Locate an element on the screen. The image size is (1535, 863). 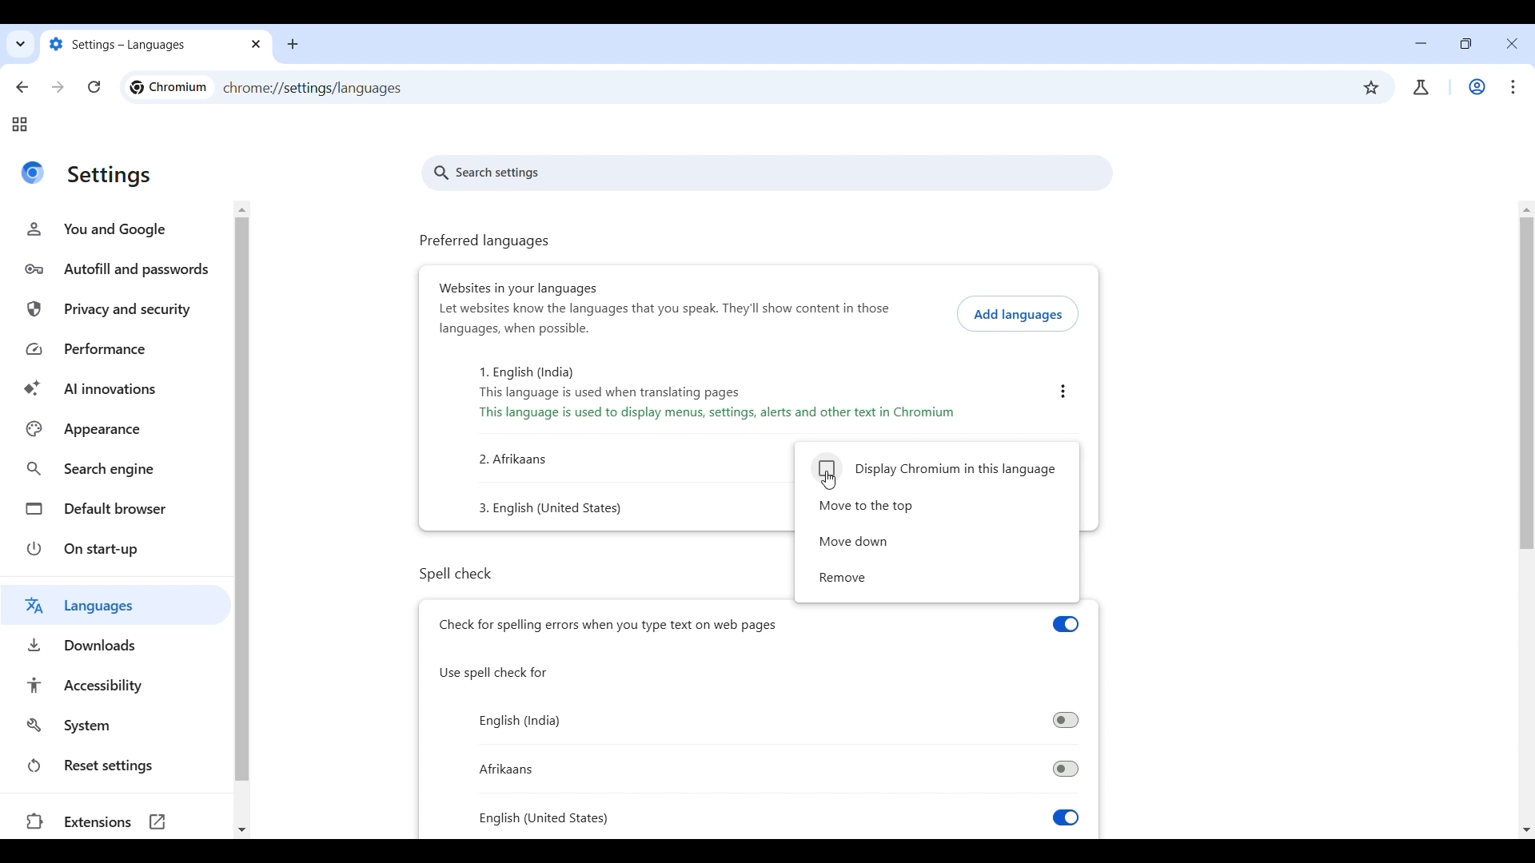
account/user profile is located at coordinates (1420, 88).